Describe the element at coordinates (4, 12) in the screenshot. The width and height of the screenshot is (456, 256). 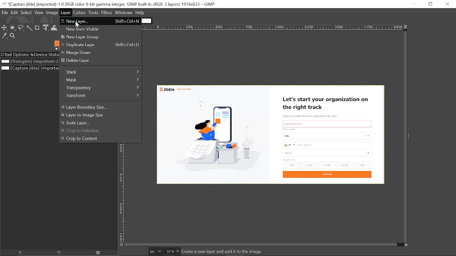
I see `File` at that location.